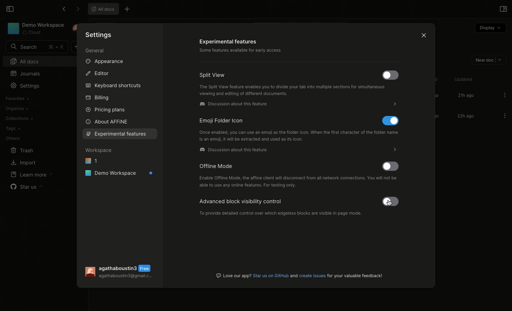 The width and height of the screenshot is (512, 311). Describe the element at coordinates (289, 129) in the screenshot. I see `Emoji folder icon` at that location.